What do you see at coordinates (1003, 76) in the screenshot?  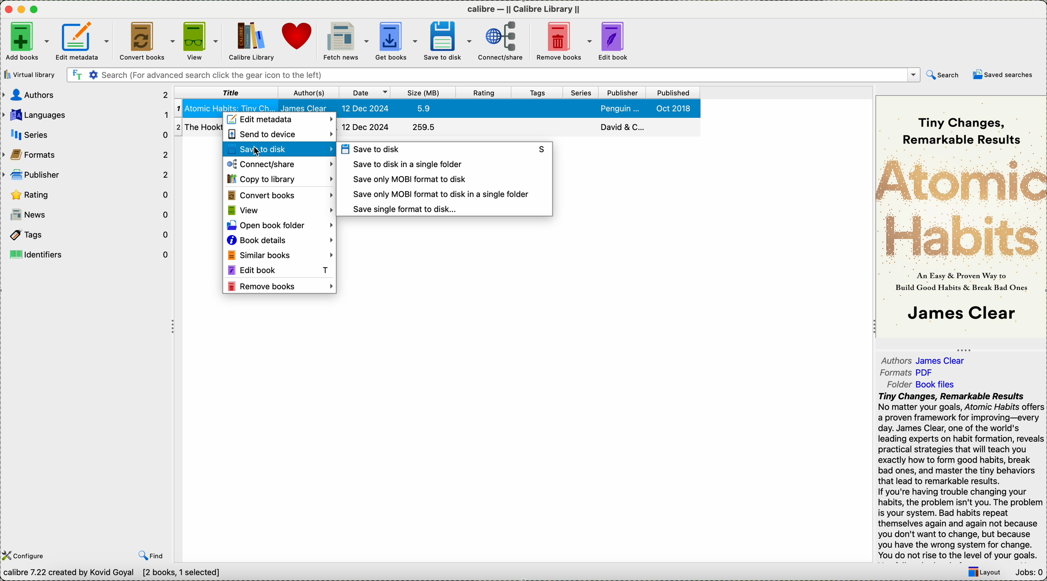 I see `saved searches` at bounding box center [1003, 76].